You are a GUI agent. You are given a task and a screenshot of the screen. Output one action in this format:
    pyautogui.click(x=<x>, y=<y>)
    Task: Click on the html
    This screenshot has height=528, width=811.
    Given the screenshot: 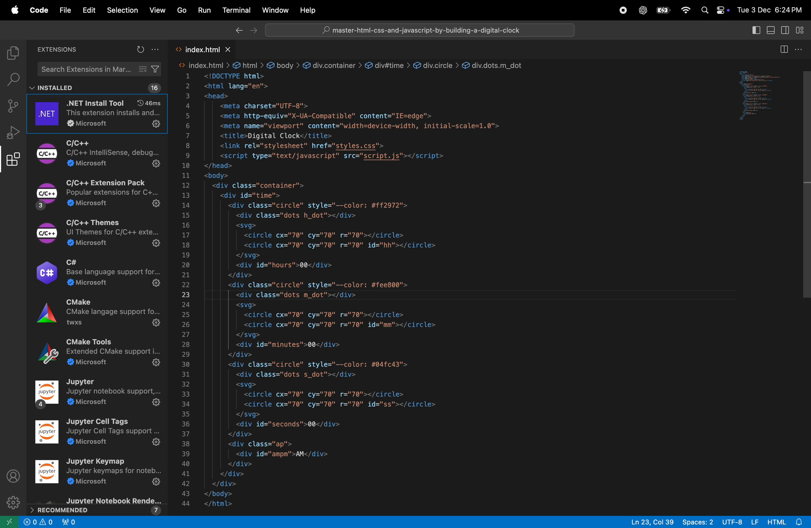 What is the action you would take?
    pyautogui.click(x=249, y=65)
    